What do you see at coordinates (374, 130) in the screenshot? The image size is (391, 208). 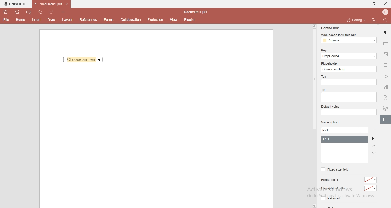 I see `highlighted add button` at bounding box center [374, 130].